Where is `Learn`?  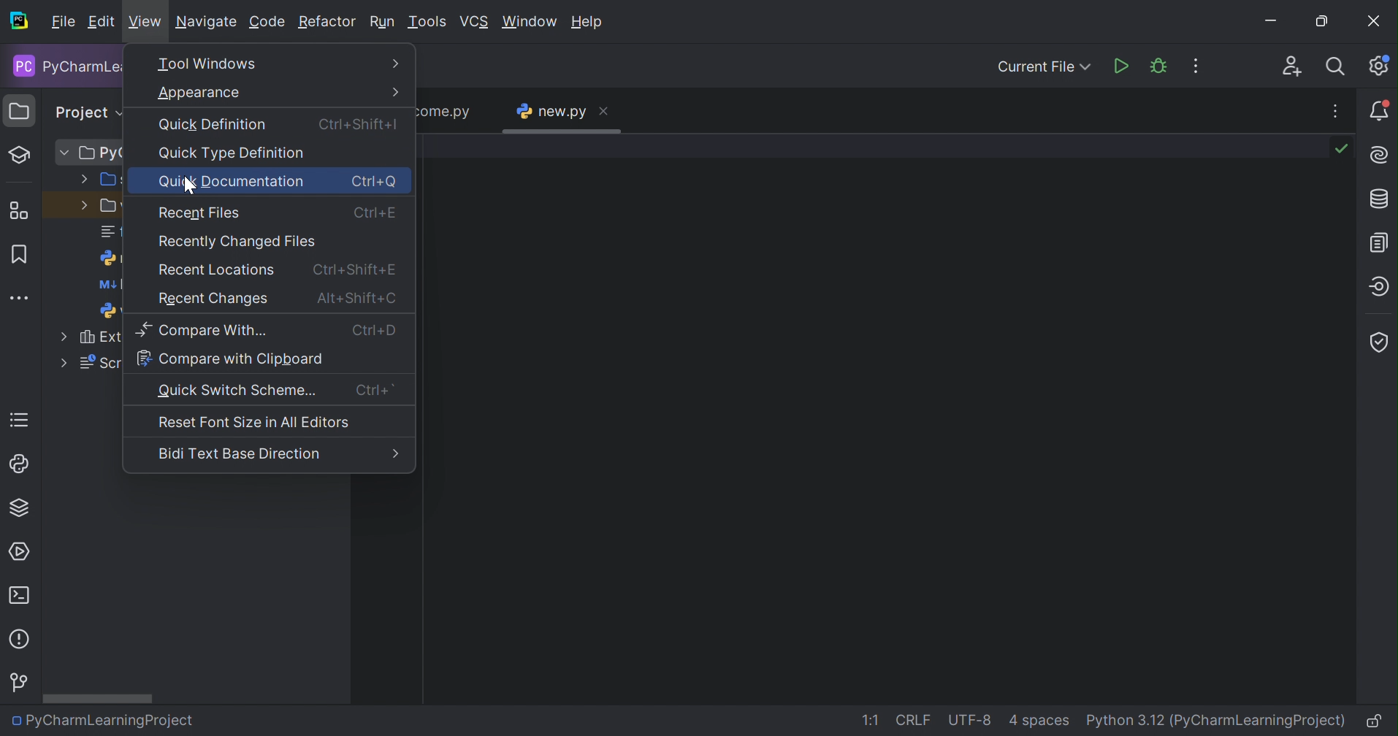
Learn is located at coordinates (20, 153).